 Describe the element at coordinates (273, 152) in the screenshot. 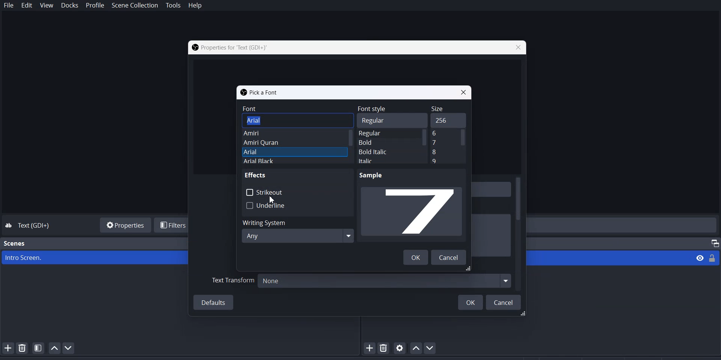

I see `Arial` at that location.